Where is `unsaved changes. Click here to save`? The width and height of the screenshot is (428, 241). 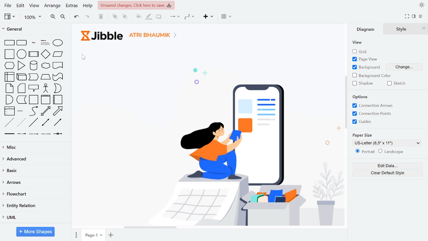
unsaved changes. Click here to save is located at coordinates (136, 5).